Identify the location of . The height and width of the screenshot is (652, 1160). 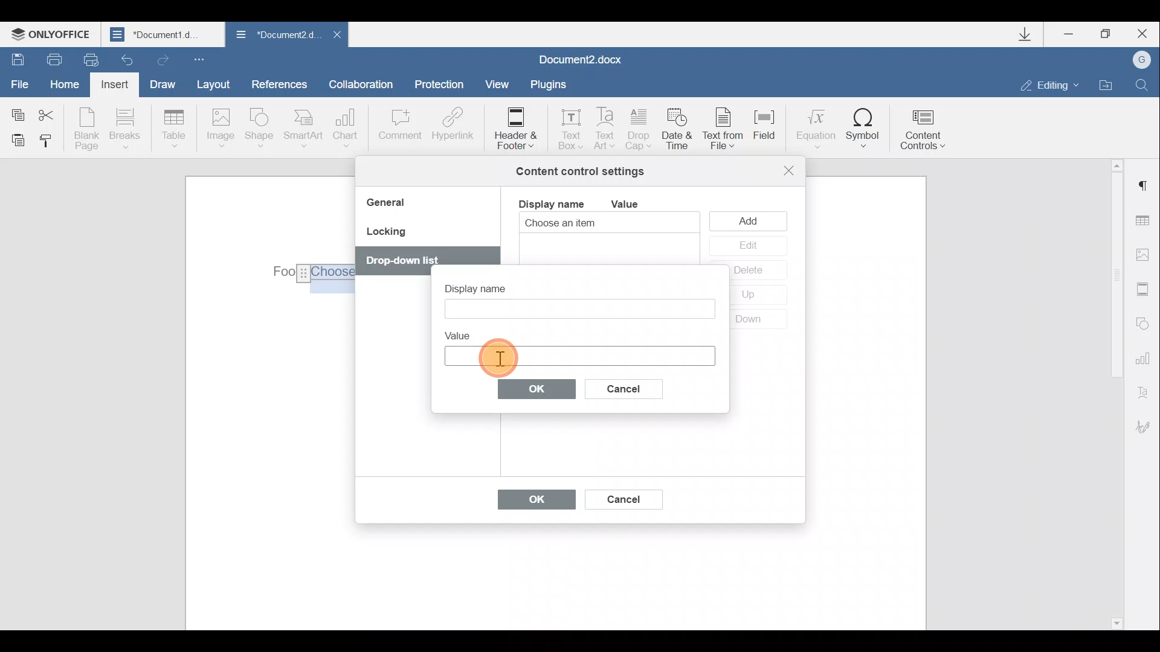
(402, 261).